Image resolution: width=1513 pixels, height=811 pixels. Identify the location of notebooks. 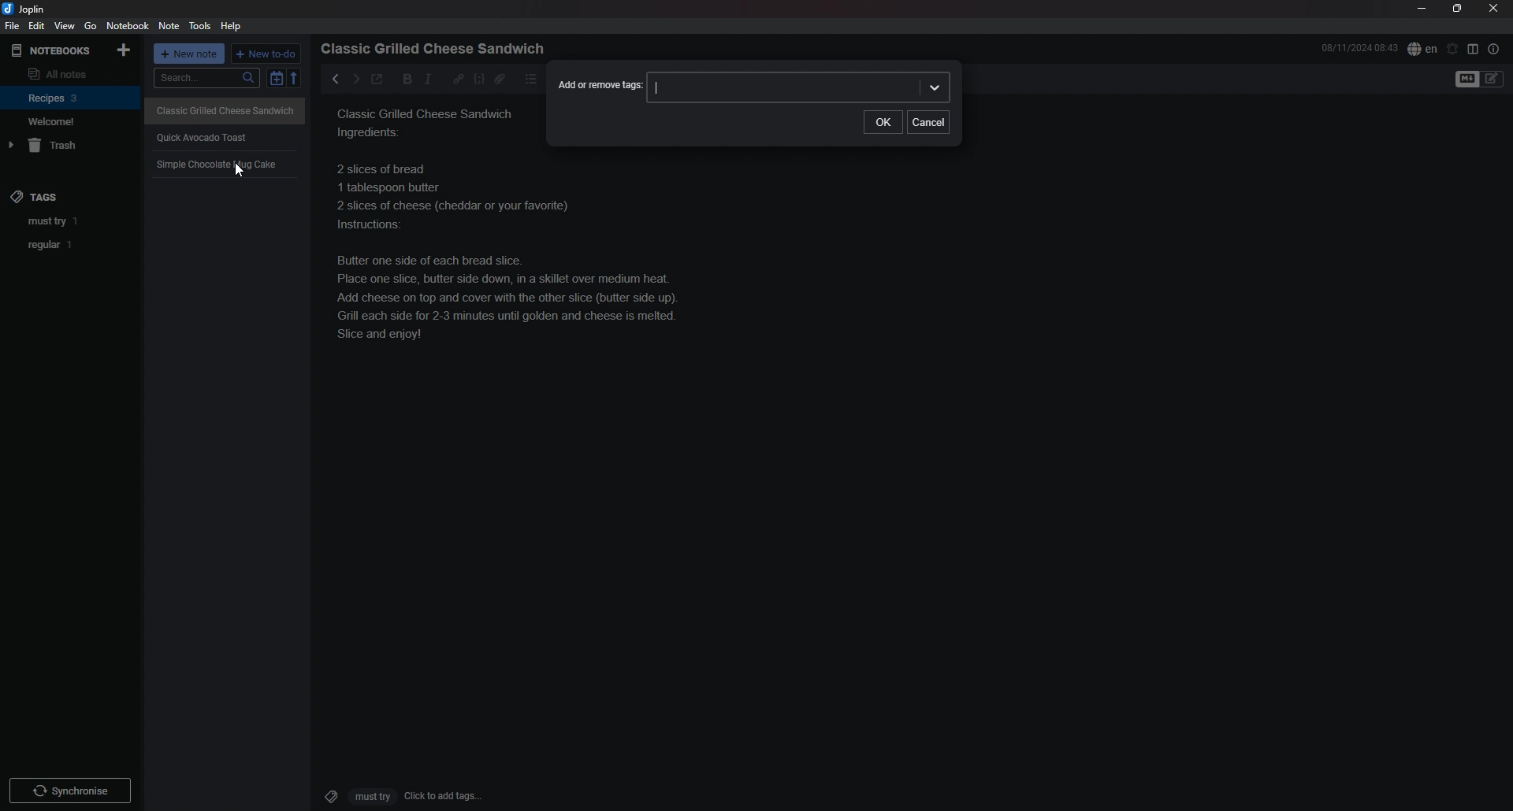
(53, 50).